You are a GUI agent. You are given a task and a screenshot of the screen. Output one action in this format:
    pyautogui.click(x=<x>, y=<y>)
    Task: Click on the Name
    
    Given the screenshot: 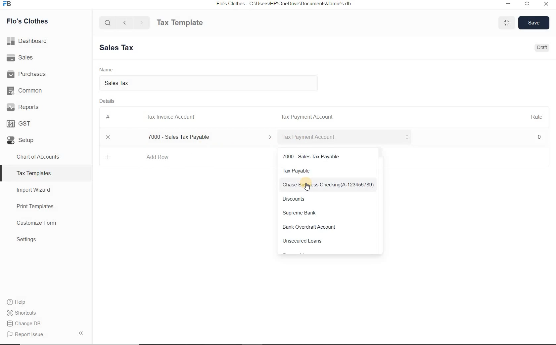 What is the action you would take?
    pyautogui.click(x=106, y=69)
    